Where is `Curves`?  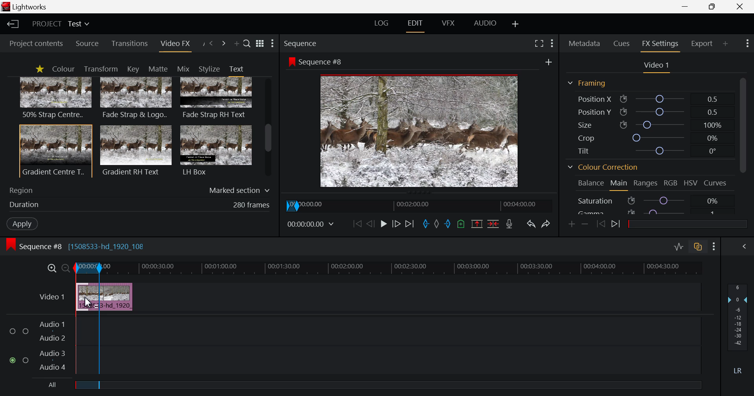 Curves is located at coordinates (717, 182).